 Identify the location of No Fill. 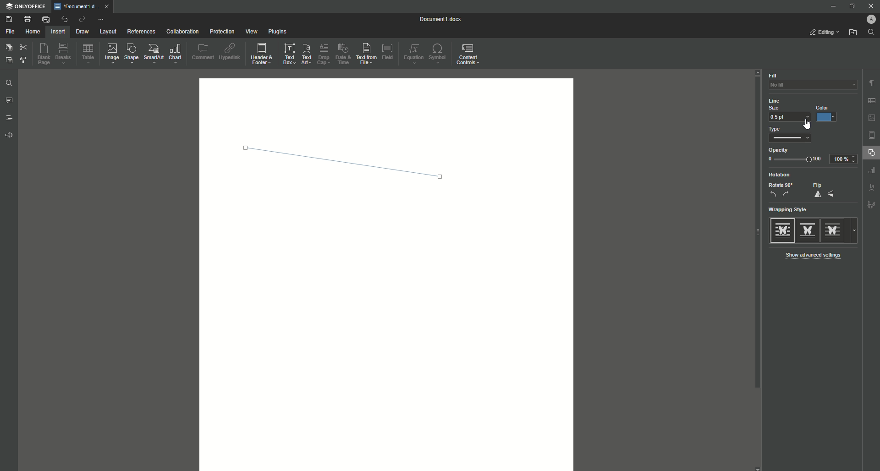
(807, 88).